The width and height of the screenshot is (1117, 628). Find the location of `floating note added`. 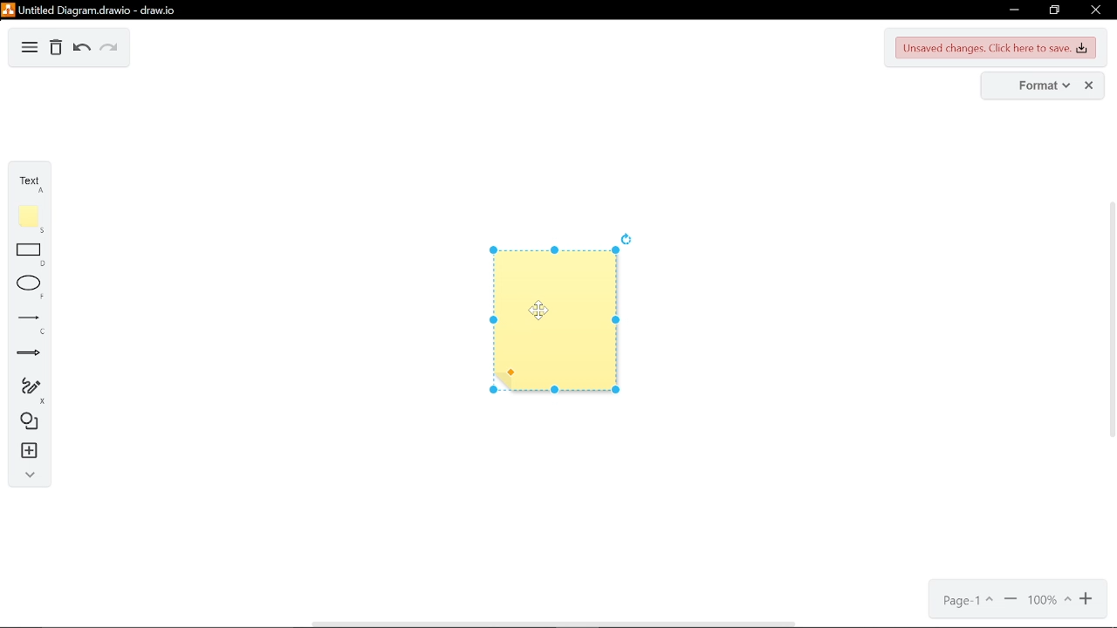

floating note added is located at coordinates (552, 320).